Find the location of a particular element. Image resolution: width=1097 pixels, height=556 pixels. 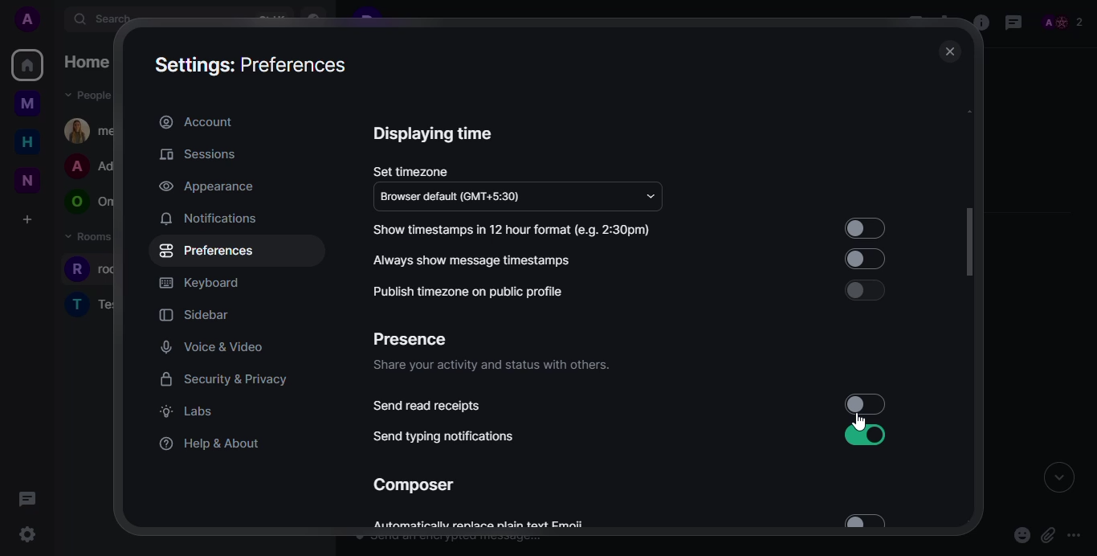

drop down is located at coordinates (650, 195).